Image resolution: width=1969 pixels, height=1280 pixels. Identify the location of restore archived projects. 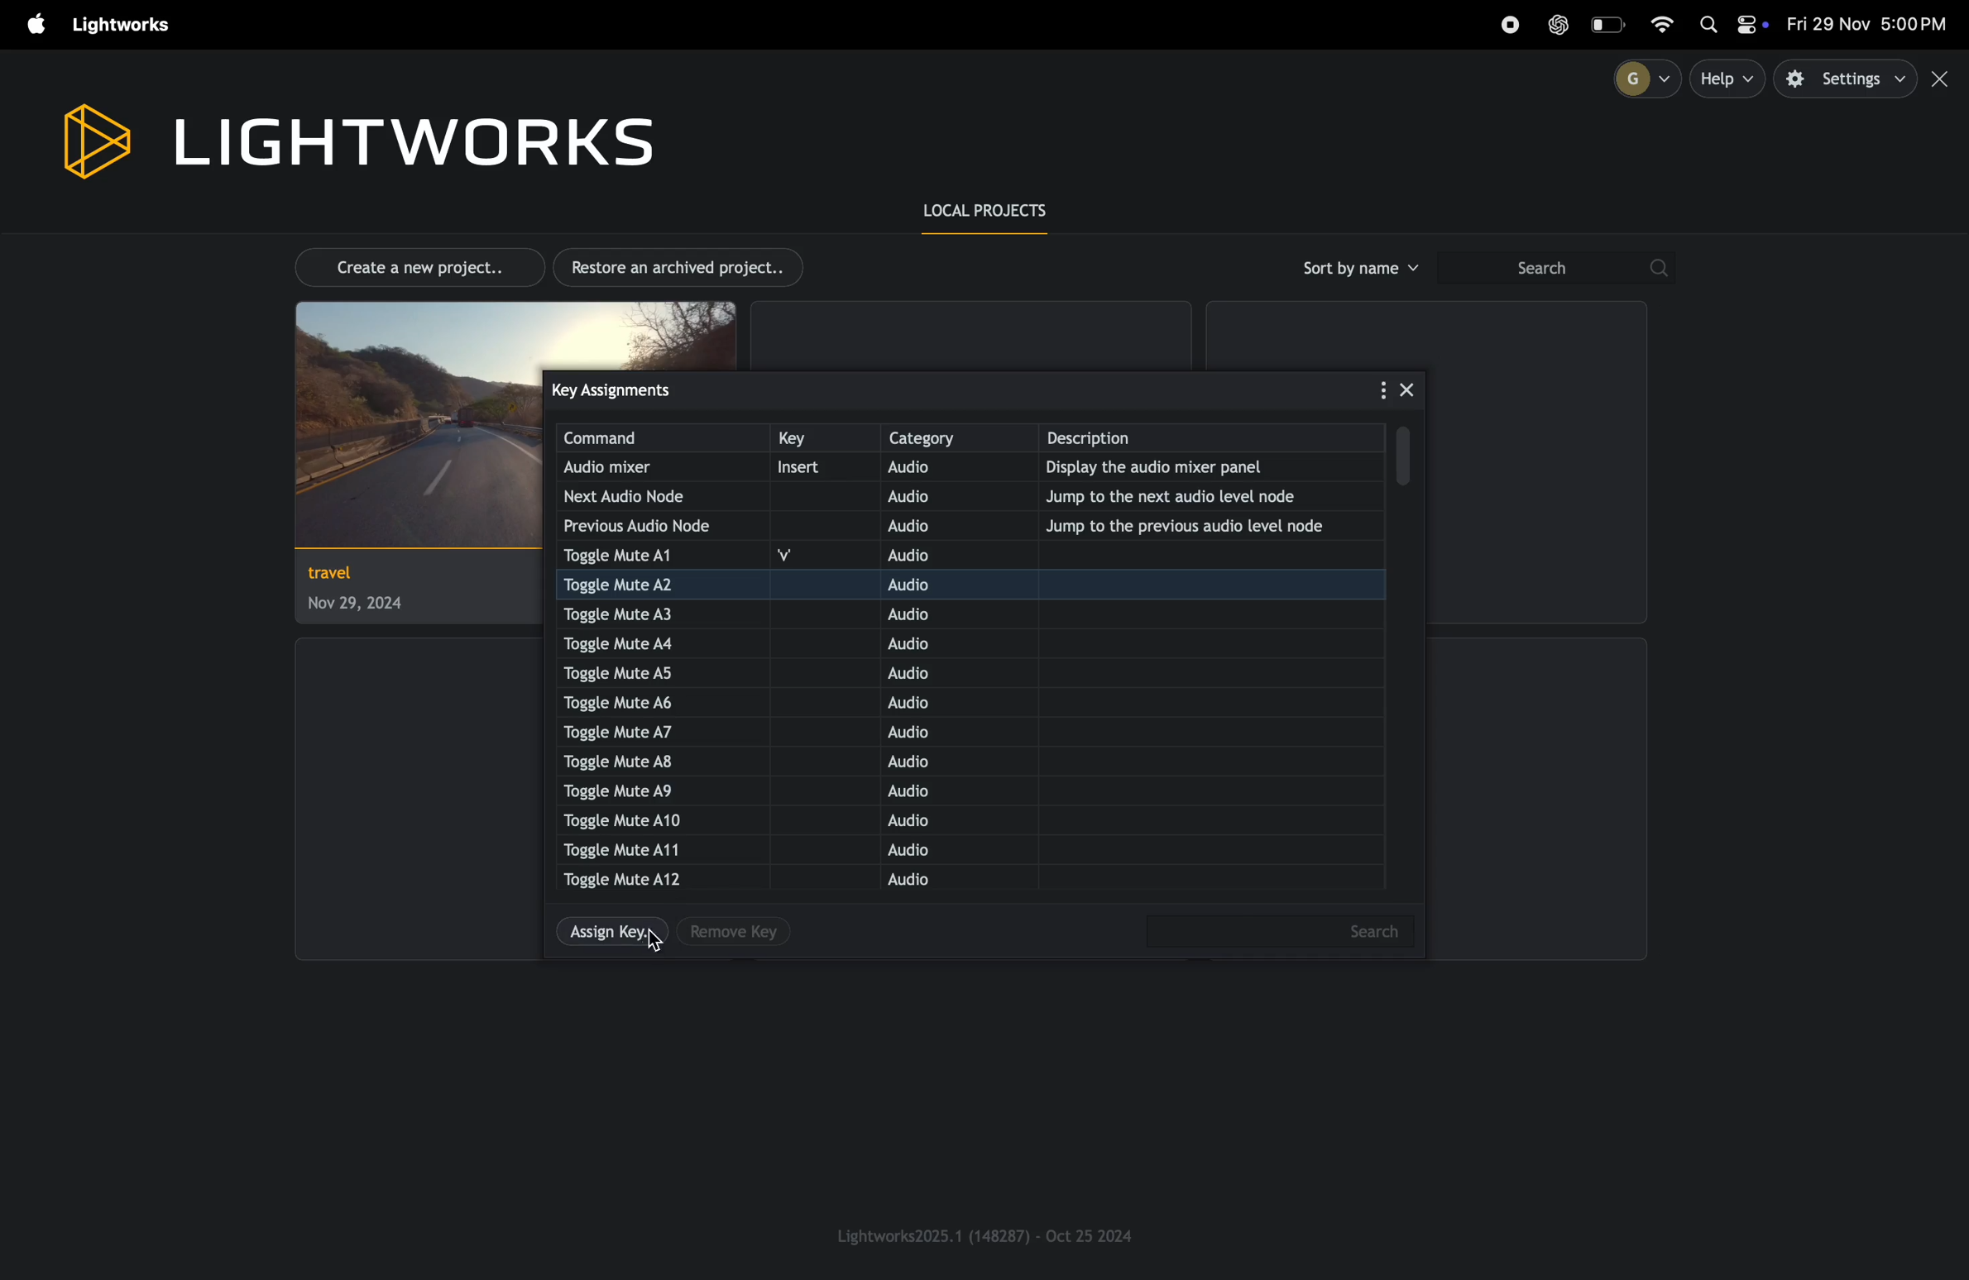
(685, 267).